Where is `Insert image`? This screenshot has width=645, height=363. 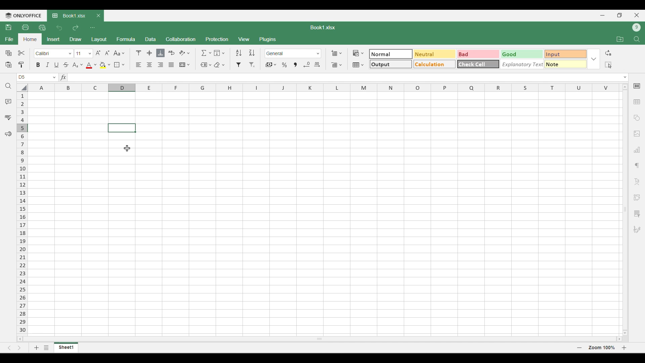 Insert image is located at coordinates (637, 134).